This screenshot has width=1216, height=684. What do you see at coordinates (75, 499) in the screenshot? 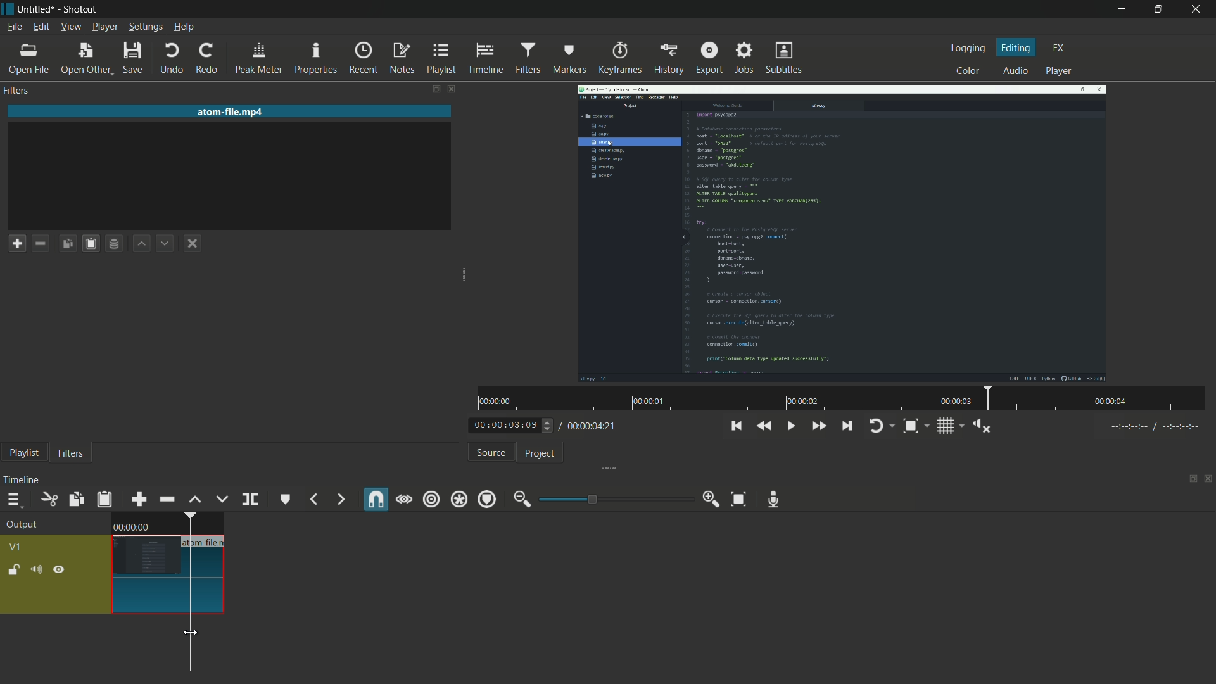
I see `copy` at bounding box center [75, 499].